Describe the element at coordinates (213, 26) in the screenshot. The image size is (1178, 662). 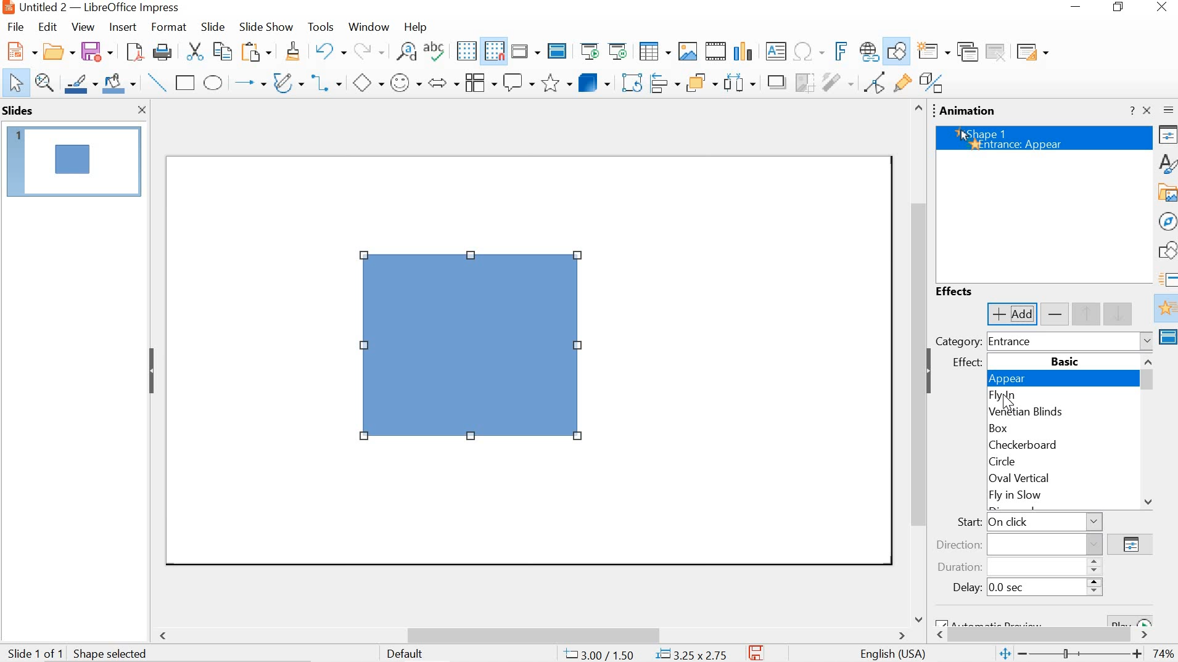
I see `slide` at that location.